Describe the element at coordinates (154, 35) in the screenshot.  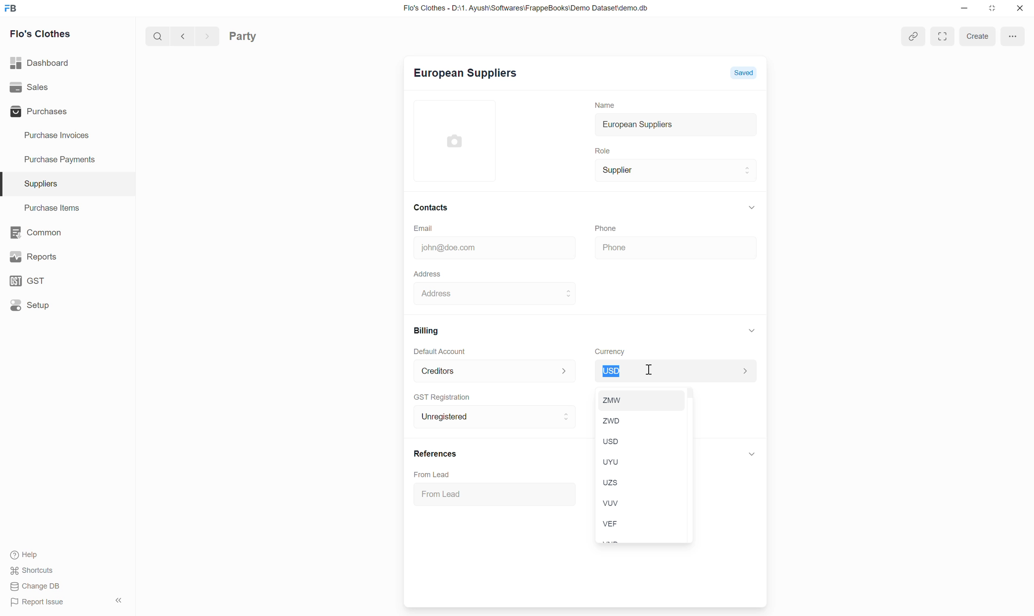
I see `search` at that location.